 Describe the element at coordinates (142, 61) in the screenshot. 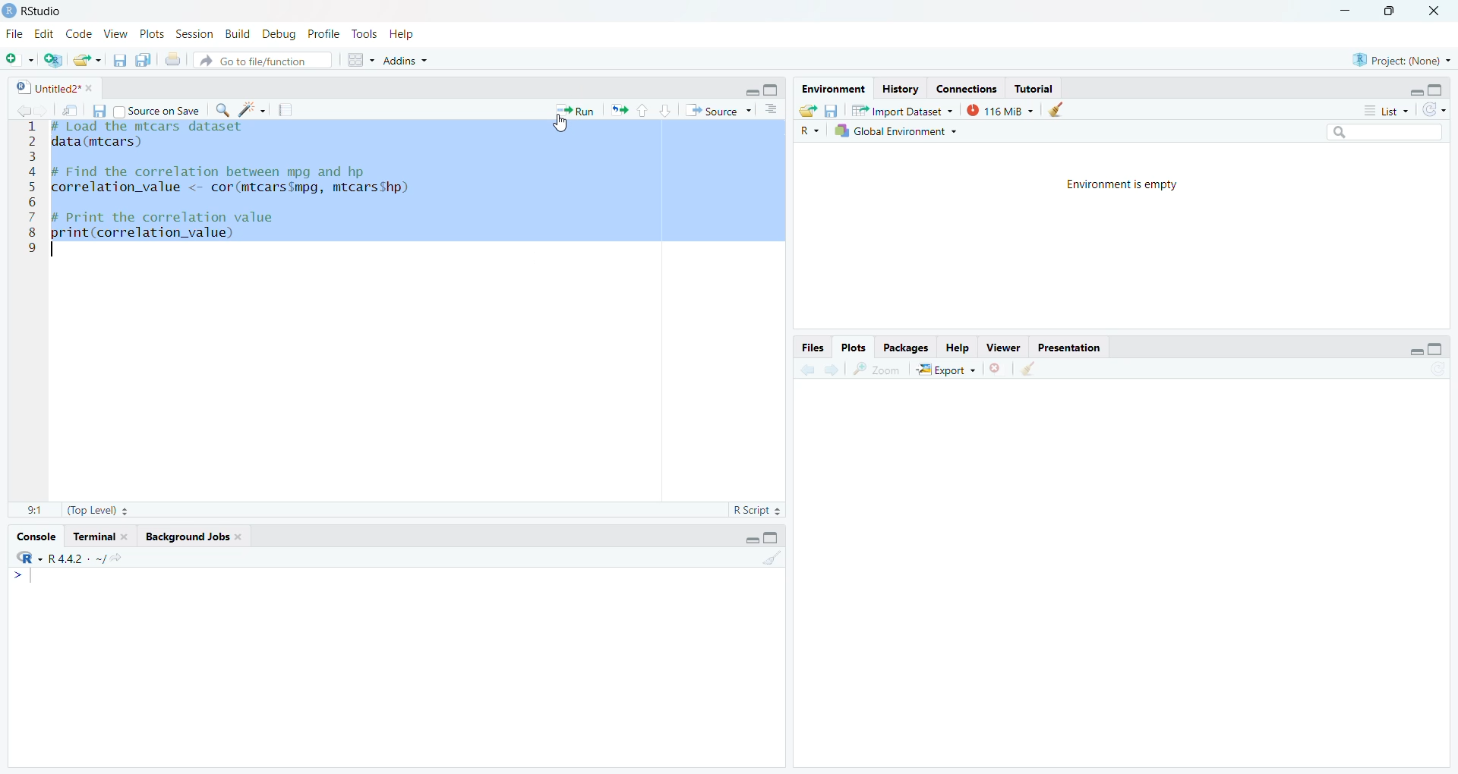

I see `Save all open documents (Ctrl + Alt + S)` at that location.